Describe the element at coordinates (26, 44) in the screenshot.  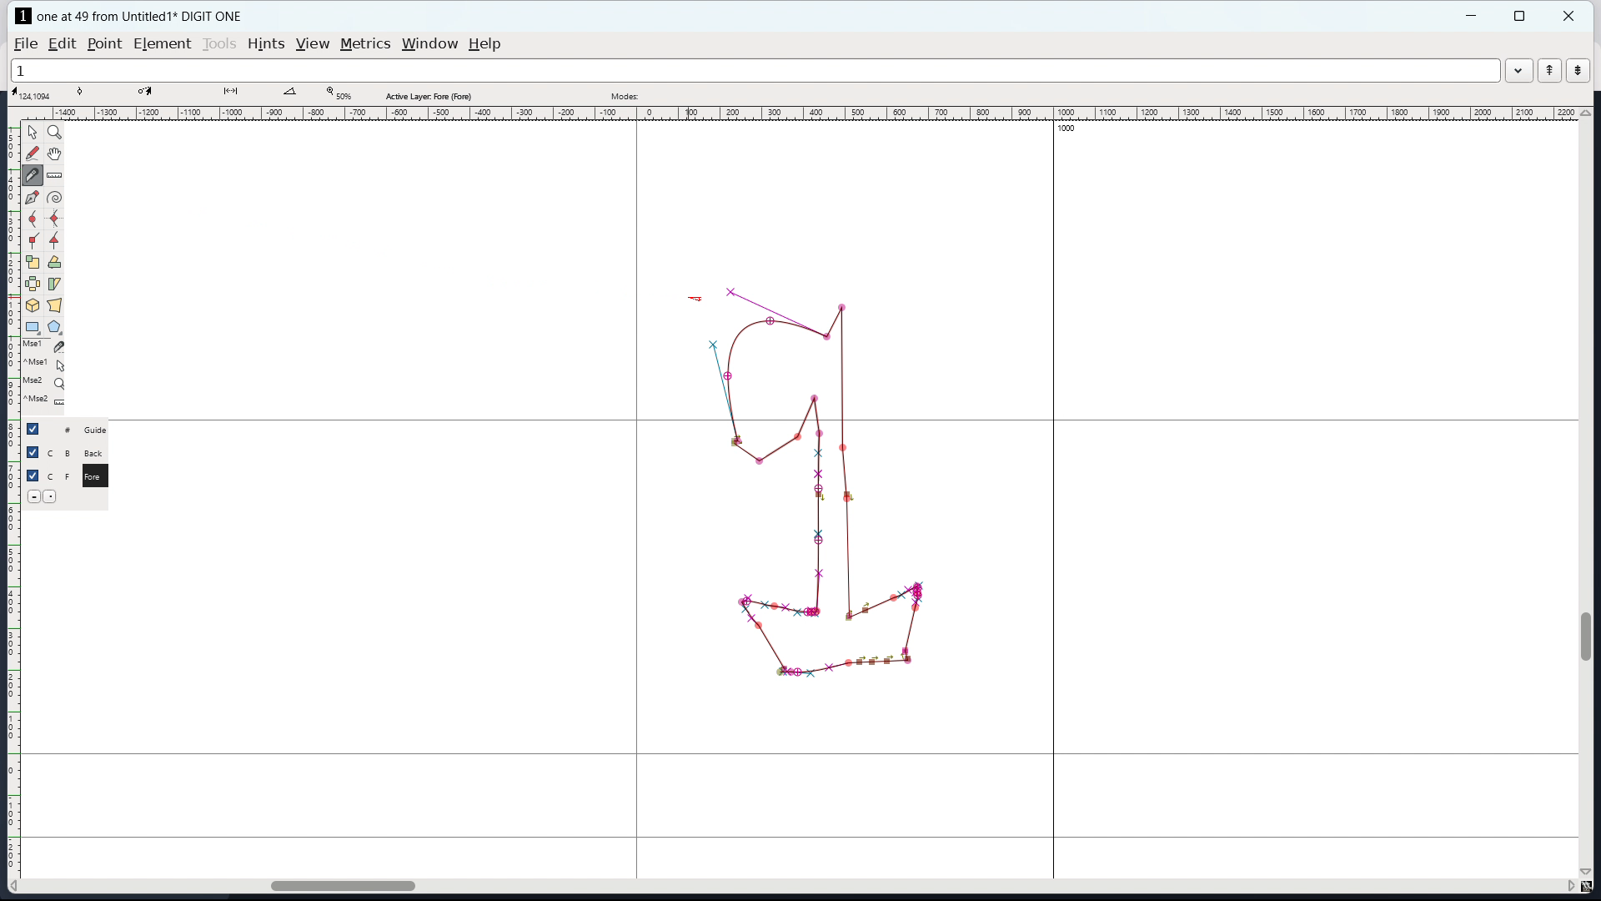
I see `file` at that location.